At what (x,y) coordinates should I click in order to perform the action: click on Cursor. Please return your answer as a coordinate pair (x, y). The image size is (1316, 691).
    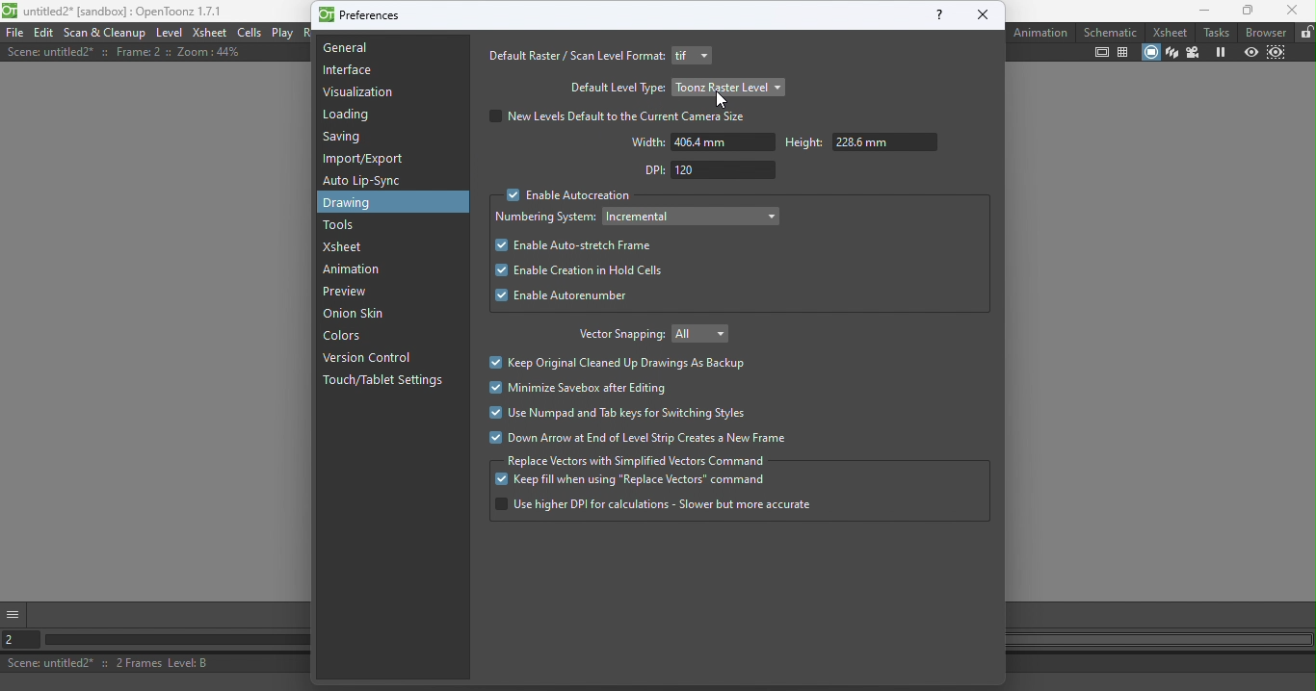
    Looking at the image, I should click on (721, 101).